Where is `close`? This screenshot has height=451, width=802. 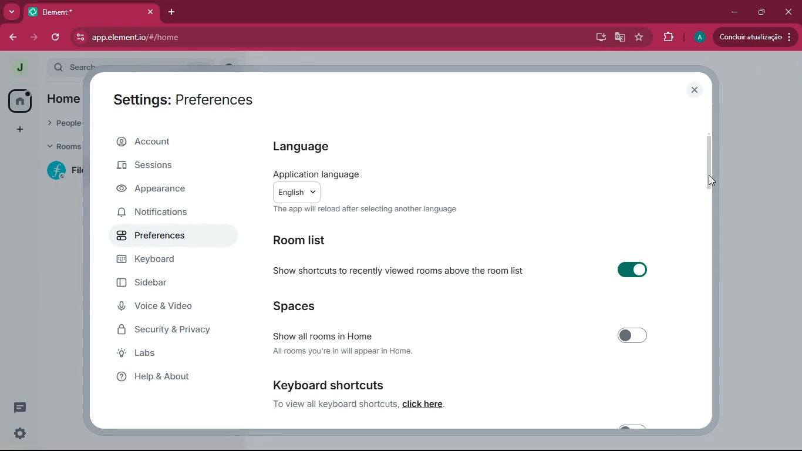 close is located at coordinates (696, 90).